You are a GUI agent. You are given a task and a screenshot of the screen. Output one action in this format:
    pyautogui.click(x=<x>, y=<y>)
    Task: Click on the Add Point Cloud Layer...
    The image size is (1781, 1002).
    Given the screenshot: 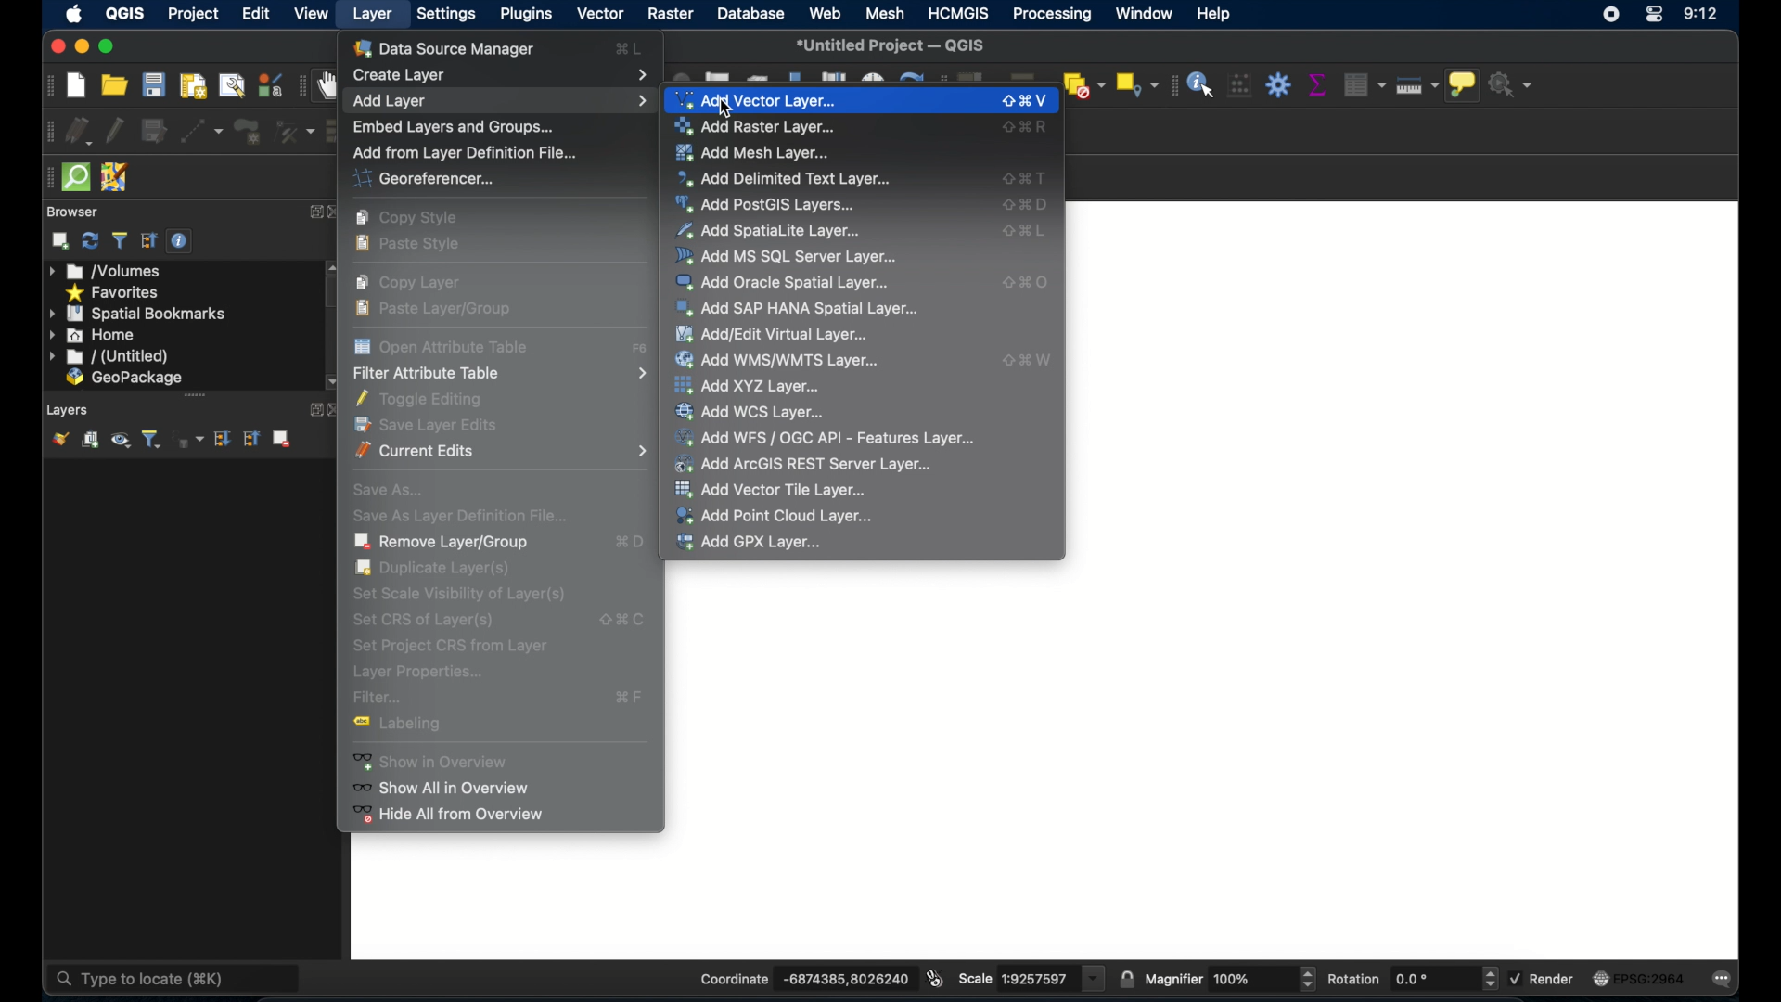 What is the action you would take?
    pyautogui.click(x=775, y=516)
    